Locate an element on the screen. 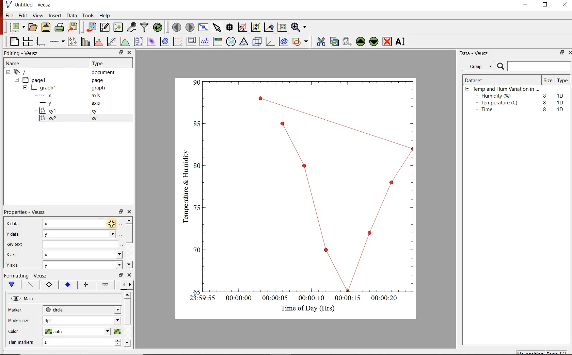 The image size is (572, 355). capture remote data is located at coordinates (131, 27).